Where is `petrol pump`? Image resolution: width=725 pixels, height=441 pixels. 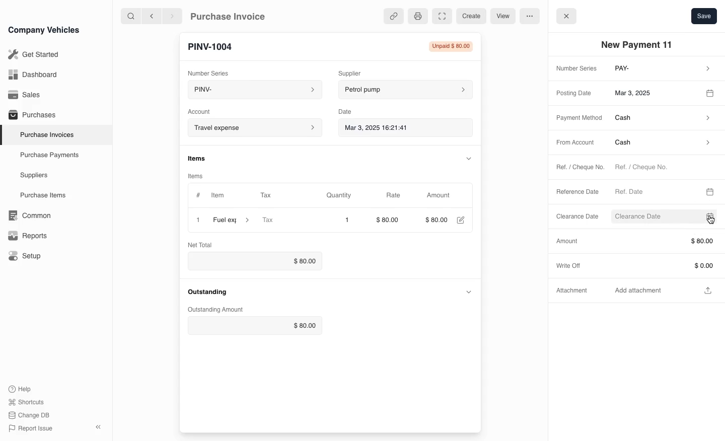
petrol pump is located at coordinates (406, 88).